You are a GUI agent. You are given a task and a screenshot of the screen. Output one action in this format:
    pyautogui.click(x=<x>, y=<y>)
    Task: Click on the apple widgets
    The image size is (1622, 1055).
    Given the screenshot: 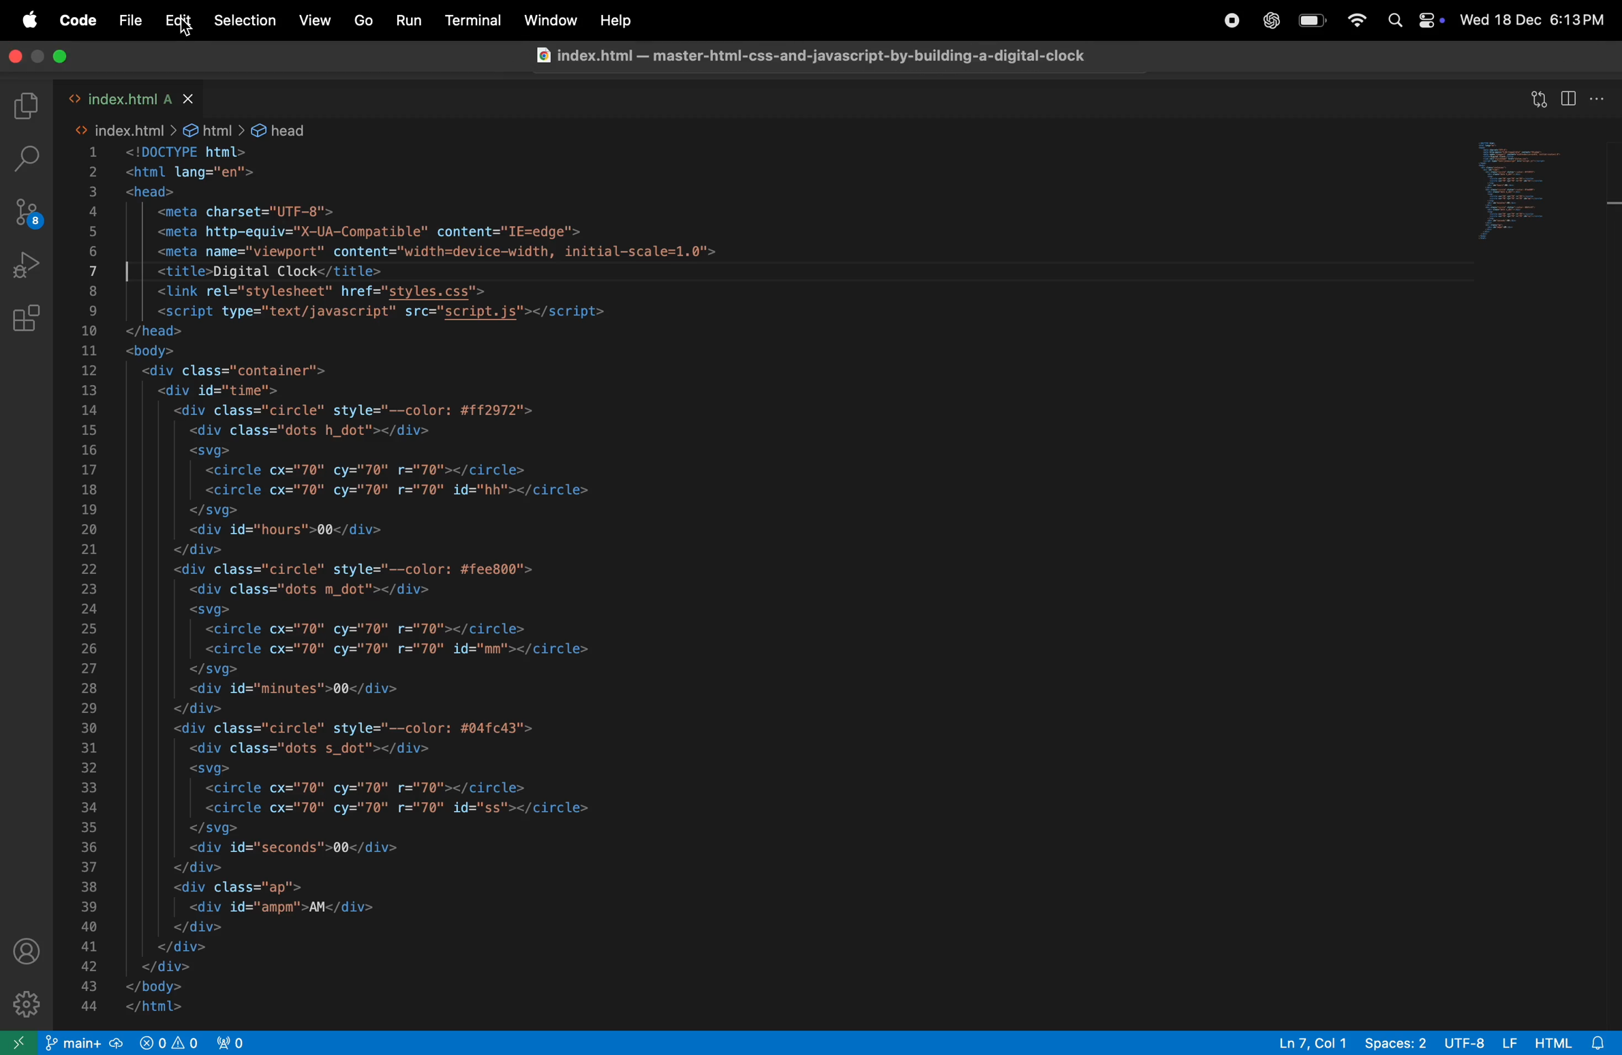 What is the action you would take?
    pyautogui.click(x=1417, y=21)
    